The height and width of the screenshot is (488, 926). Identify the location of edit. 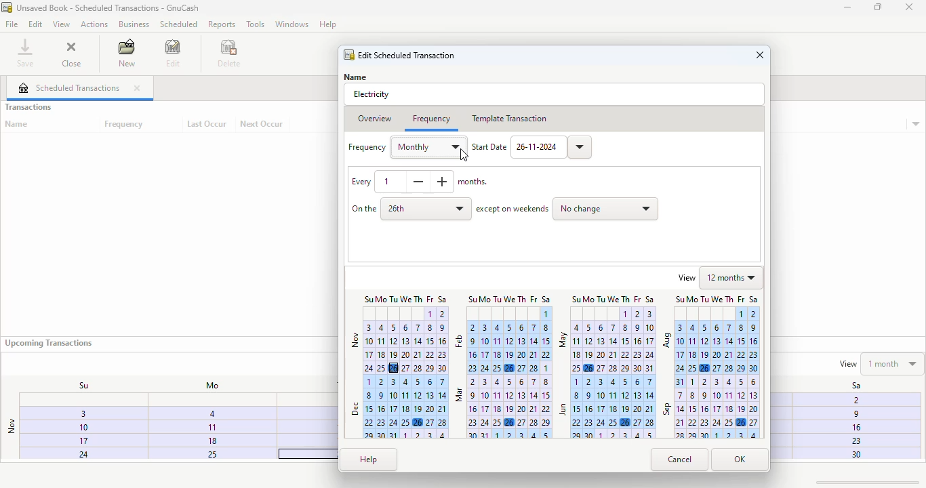
(36, 24).